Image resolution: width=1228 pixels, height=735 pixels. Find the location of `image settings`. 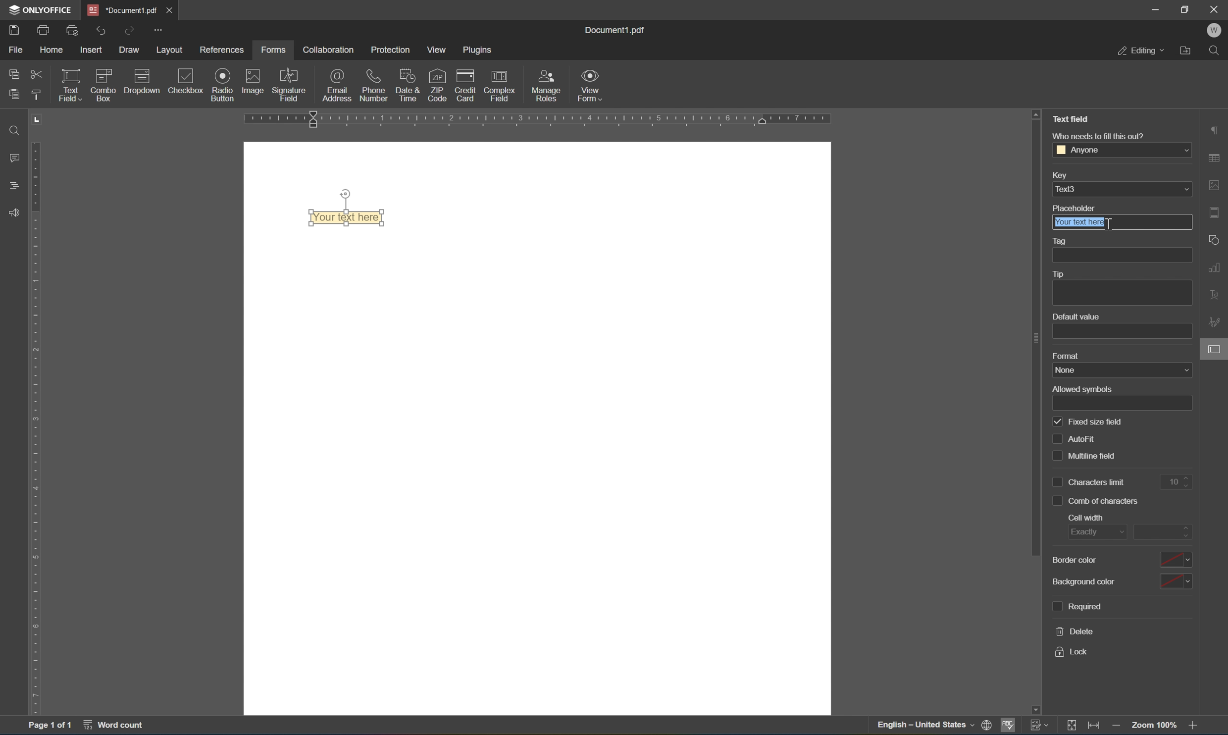

image settings is located at coordinates (1219, 188).